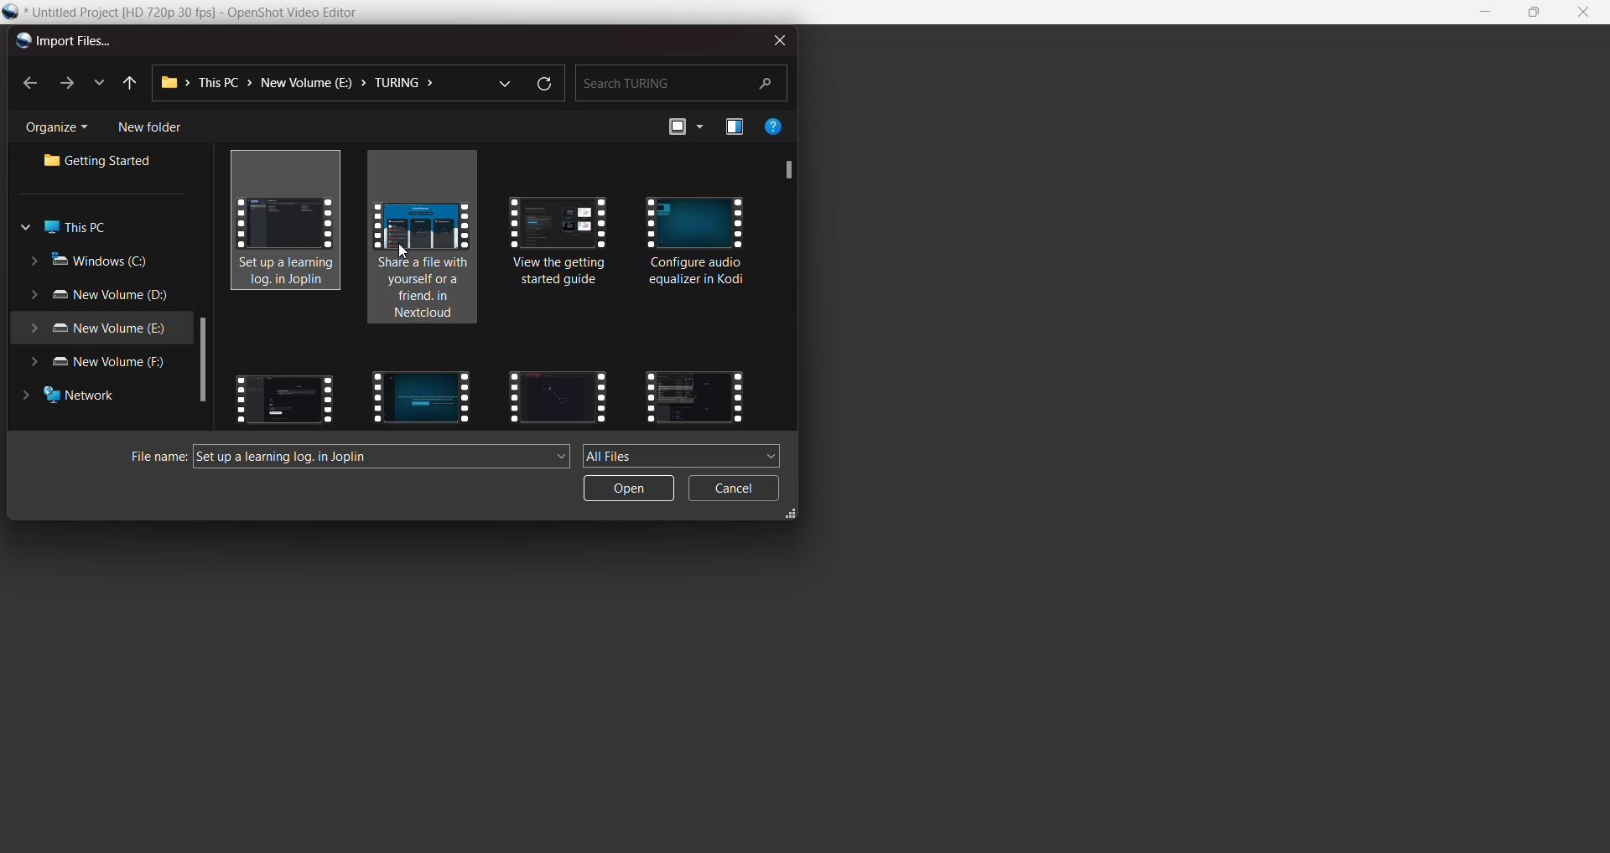 The image size is (1610, 853). I want to click on scroll bar, so click(784, 169).